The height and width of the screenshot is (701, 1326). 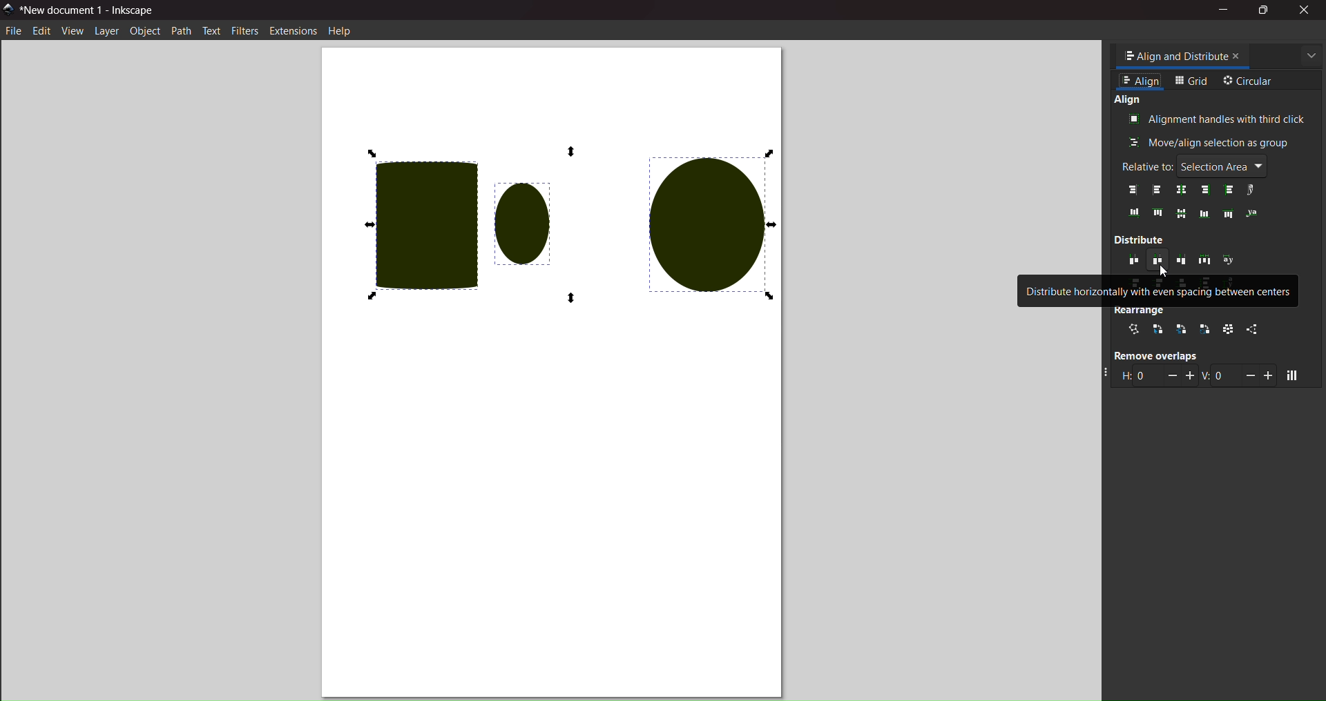 What do you see at coordinates (1250, 81) in the screenshot?
I see `circular` at bounding box center [1250, 81].